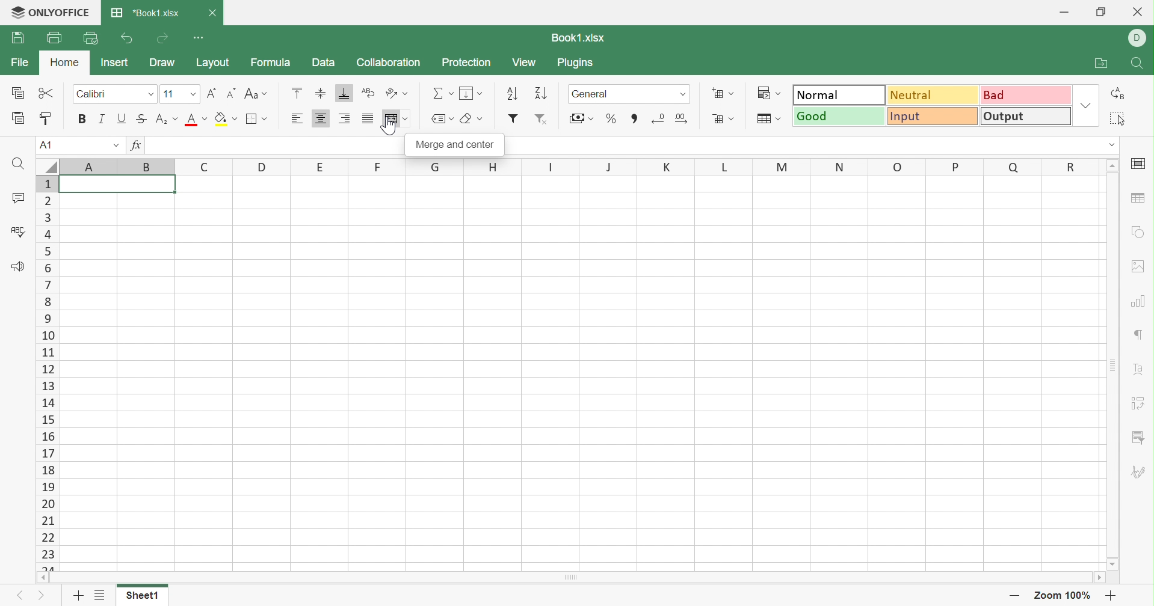 This screenshot has width=1154, height=606. I want to click on Align Bottom, so click(342, 94).